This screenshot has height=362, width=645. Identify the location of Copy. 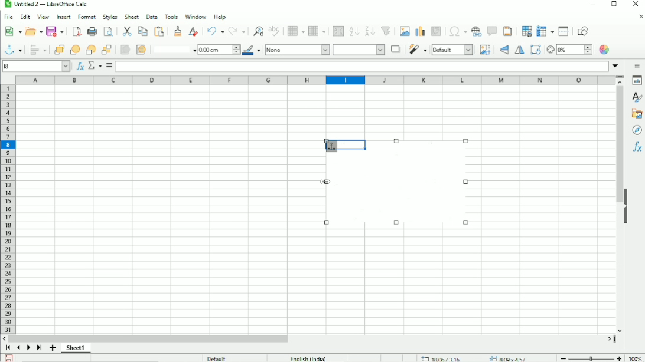
(142, 31).